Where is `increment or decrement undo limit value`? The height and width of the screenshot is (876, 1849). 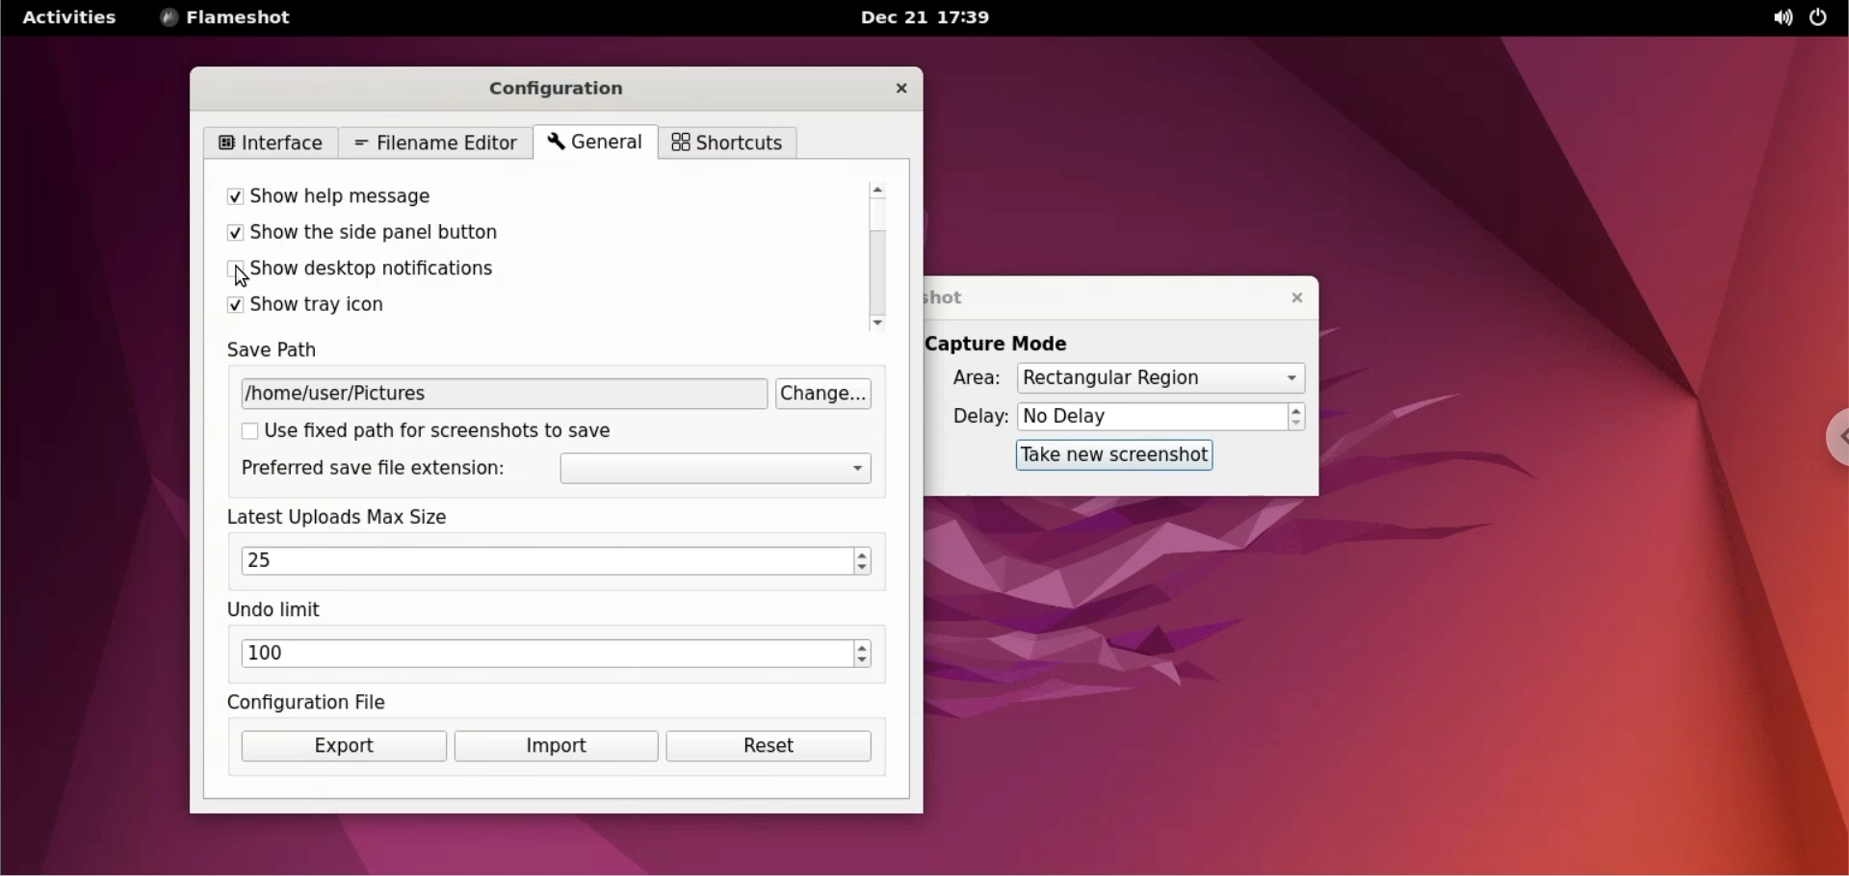 increment or decrement undo limit value is located at coordinates (863, 656).